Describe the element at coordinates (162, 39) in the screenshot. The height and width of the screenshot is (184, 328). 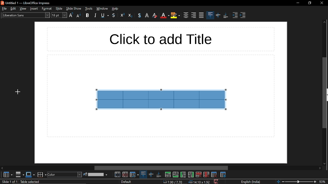
I see `click to add title` at that location.